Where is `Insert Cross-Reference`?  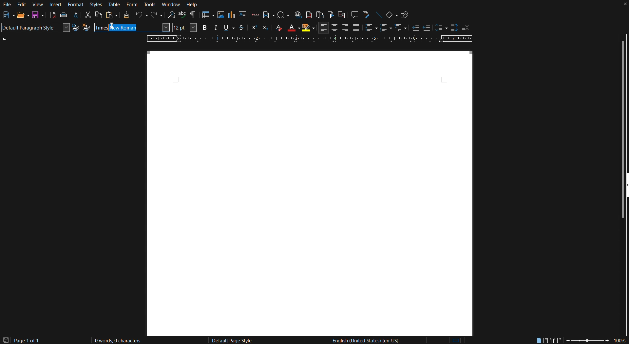 Insert Cross-Reference is located at coordinates (342, 16).